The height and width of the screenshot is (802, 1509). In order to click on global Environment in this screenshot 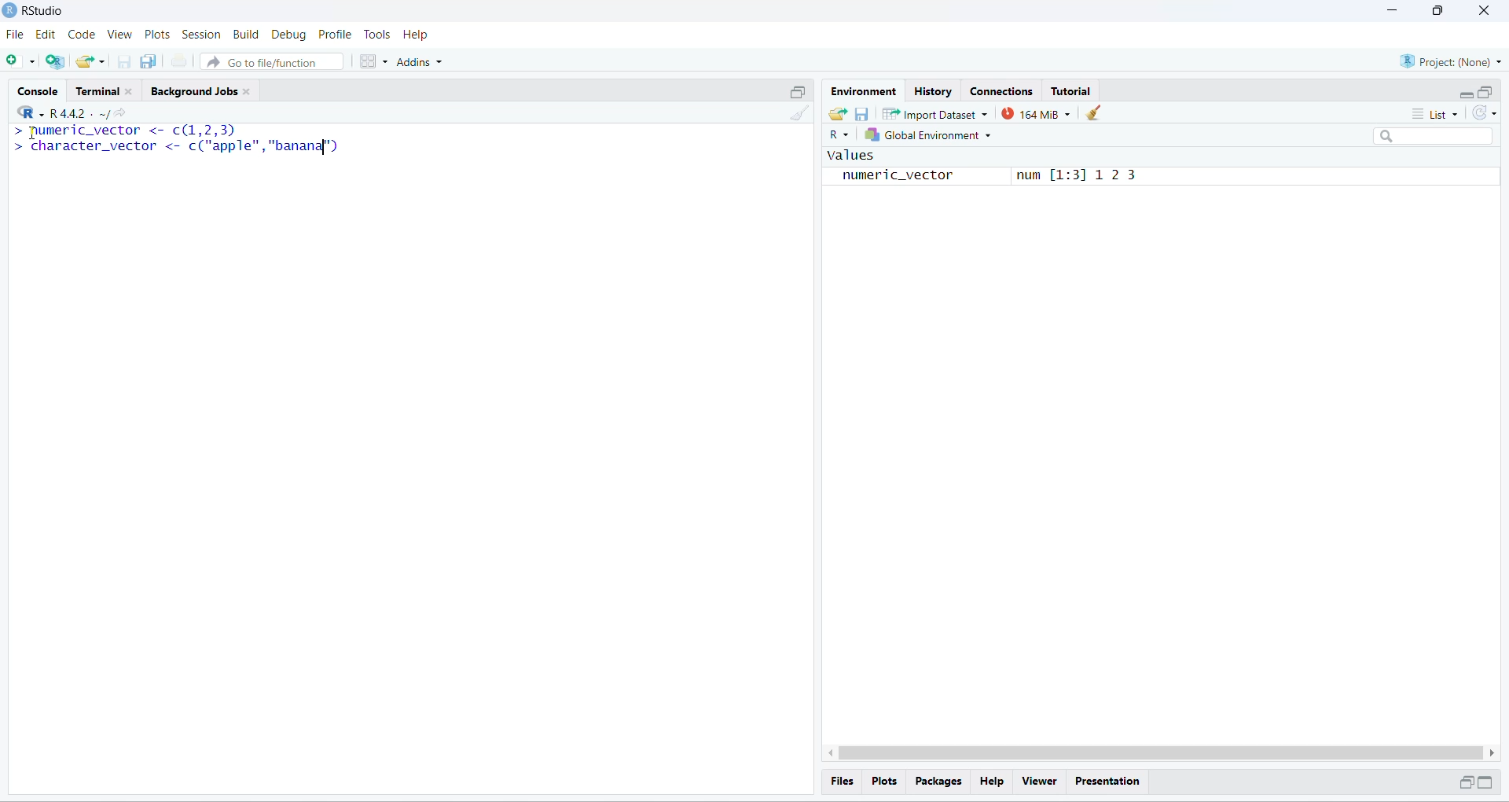, I will do `click(927, 135)`.